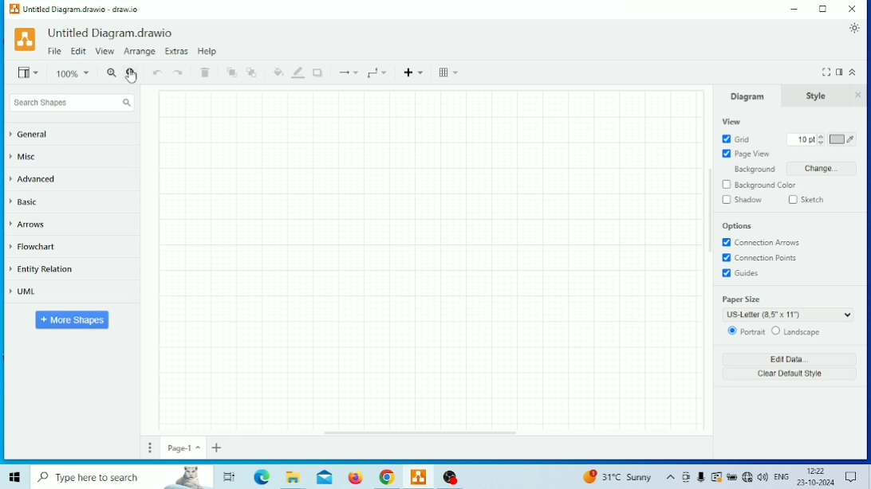  Describe the element at coordinates (745, 331) in the screenshot. I see `Portrait` at that location.